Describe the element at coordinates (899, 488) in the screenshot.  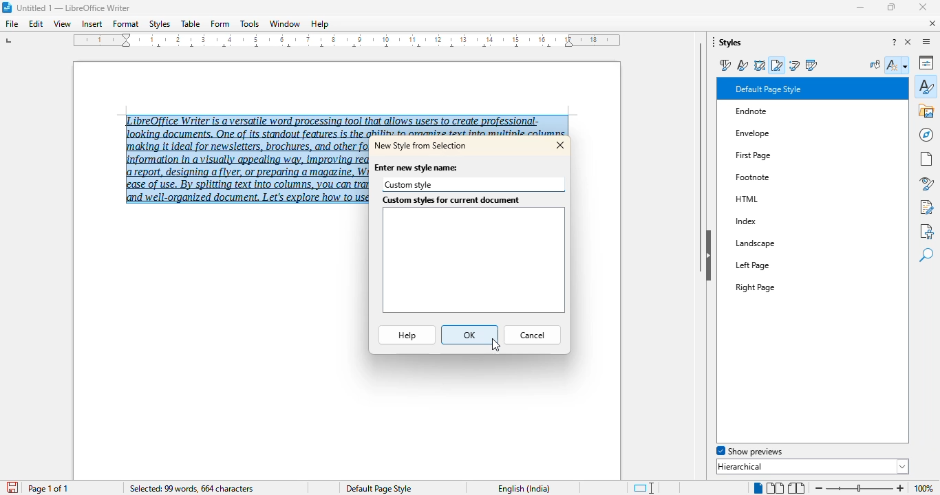
I see `zoom in` at that location.